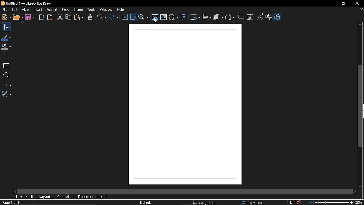 The width and height of the screenshot is (364, 205). Describe the element at coordinates (185, 105) in the screenshot. I see `frame` at that location.